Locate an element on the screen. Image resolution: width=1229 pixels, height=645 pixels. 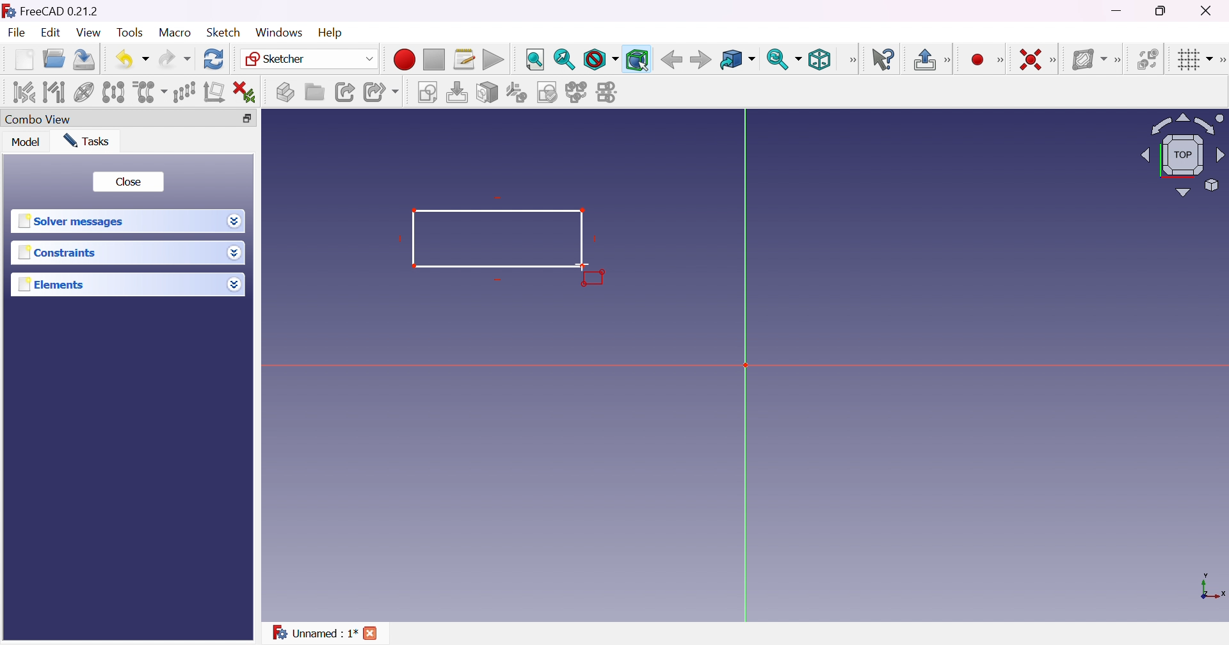
Go to linked object is located at coordinates (738, 59).